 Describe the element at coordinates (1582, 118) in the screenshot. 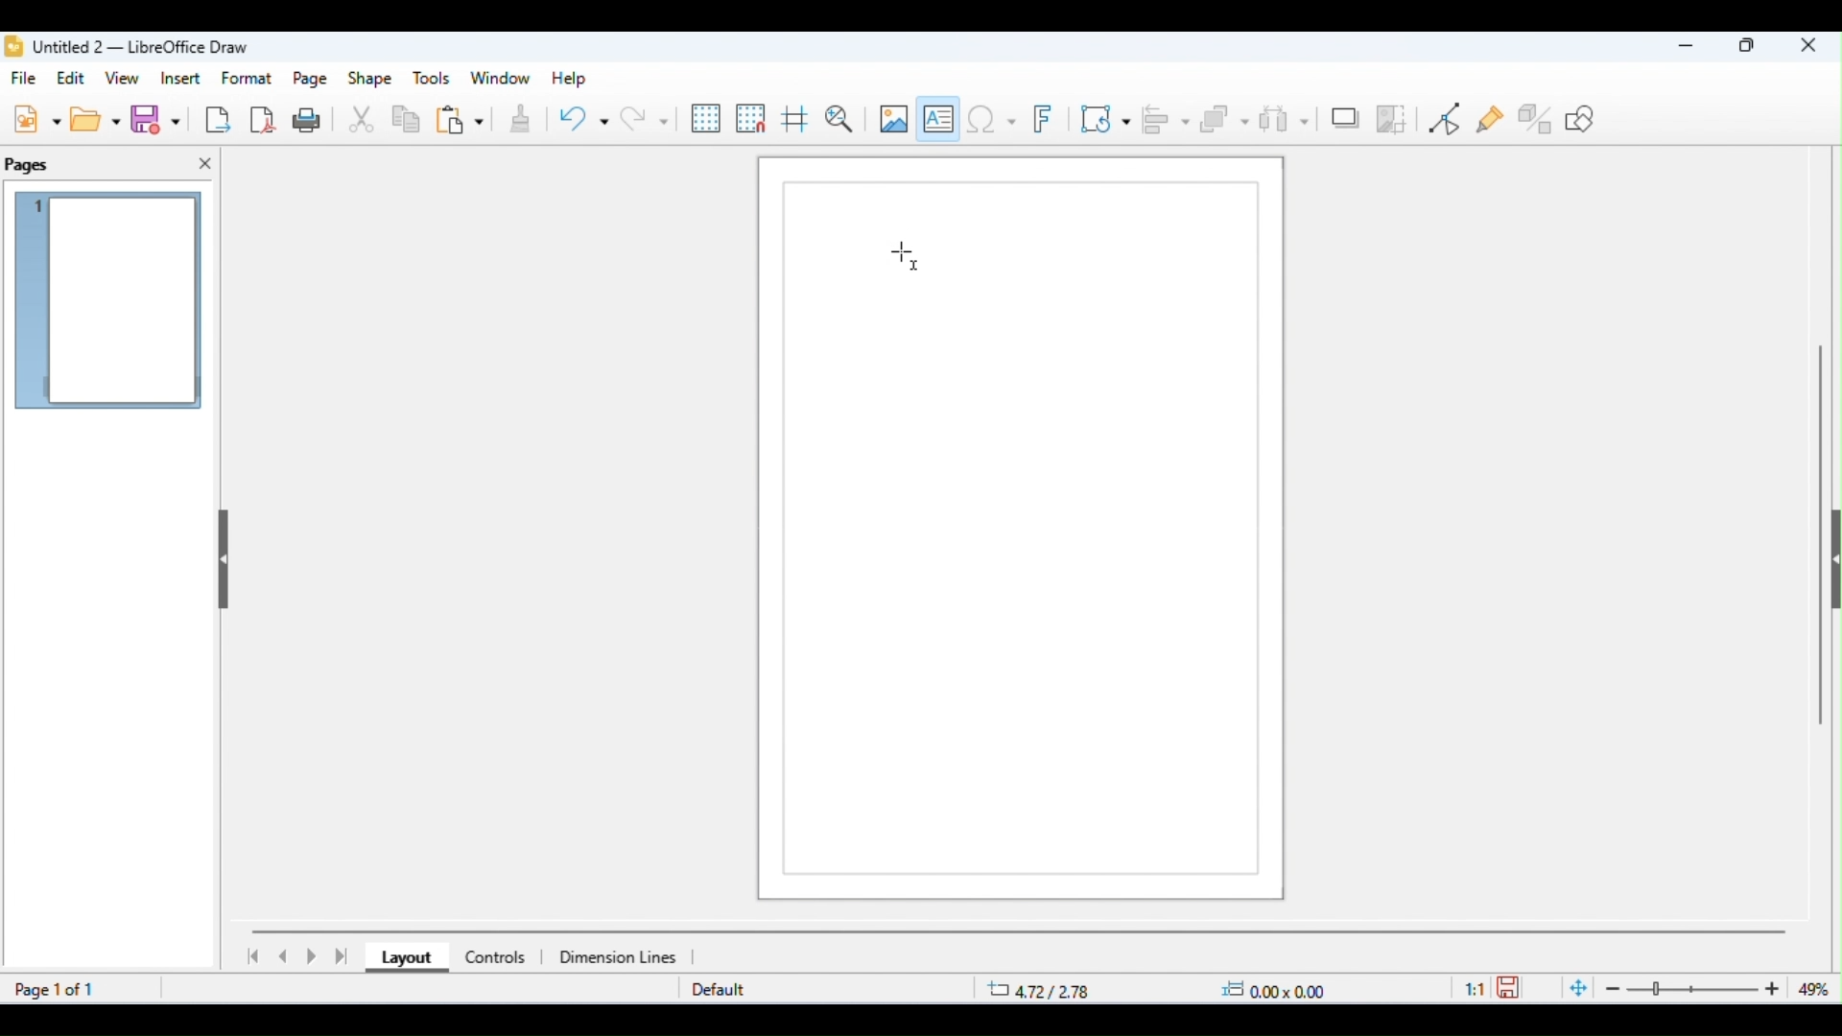

I see `how draw functions` at that location.